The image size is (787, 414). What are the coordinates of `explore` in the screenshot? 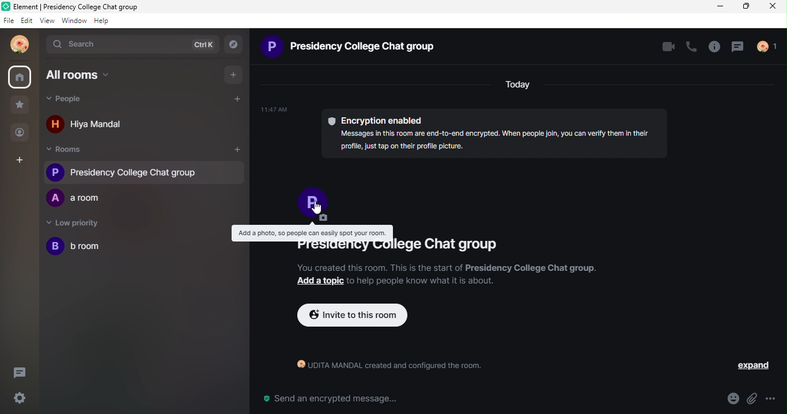 It's located at (236, 44).